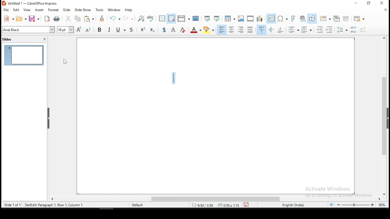  What do you see at coordinates (29, 30) in the screenshot?
I see `Arial Black` at bounding box center [29, 30].